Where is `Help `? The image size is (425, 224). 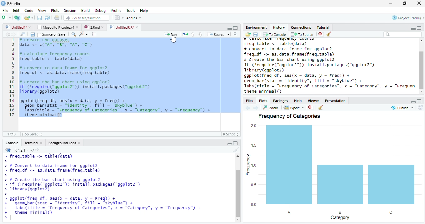
Help  is located at coordinates (300, 101).